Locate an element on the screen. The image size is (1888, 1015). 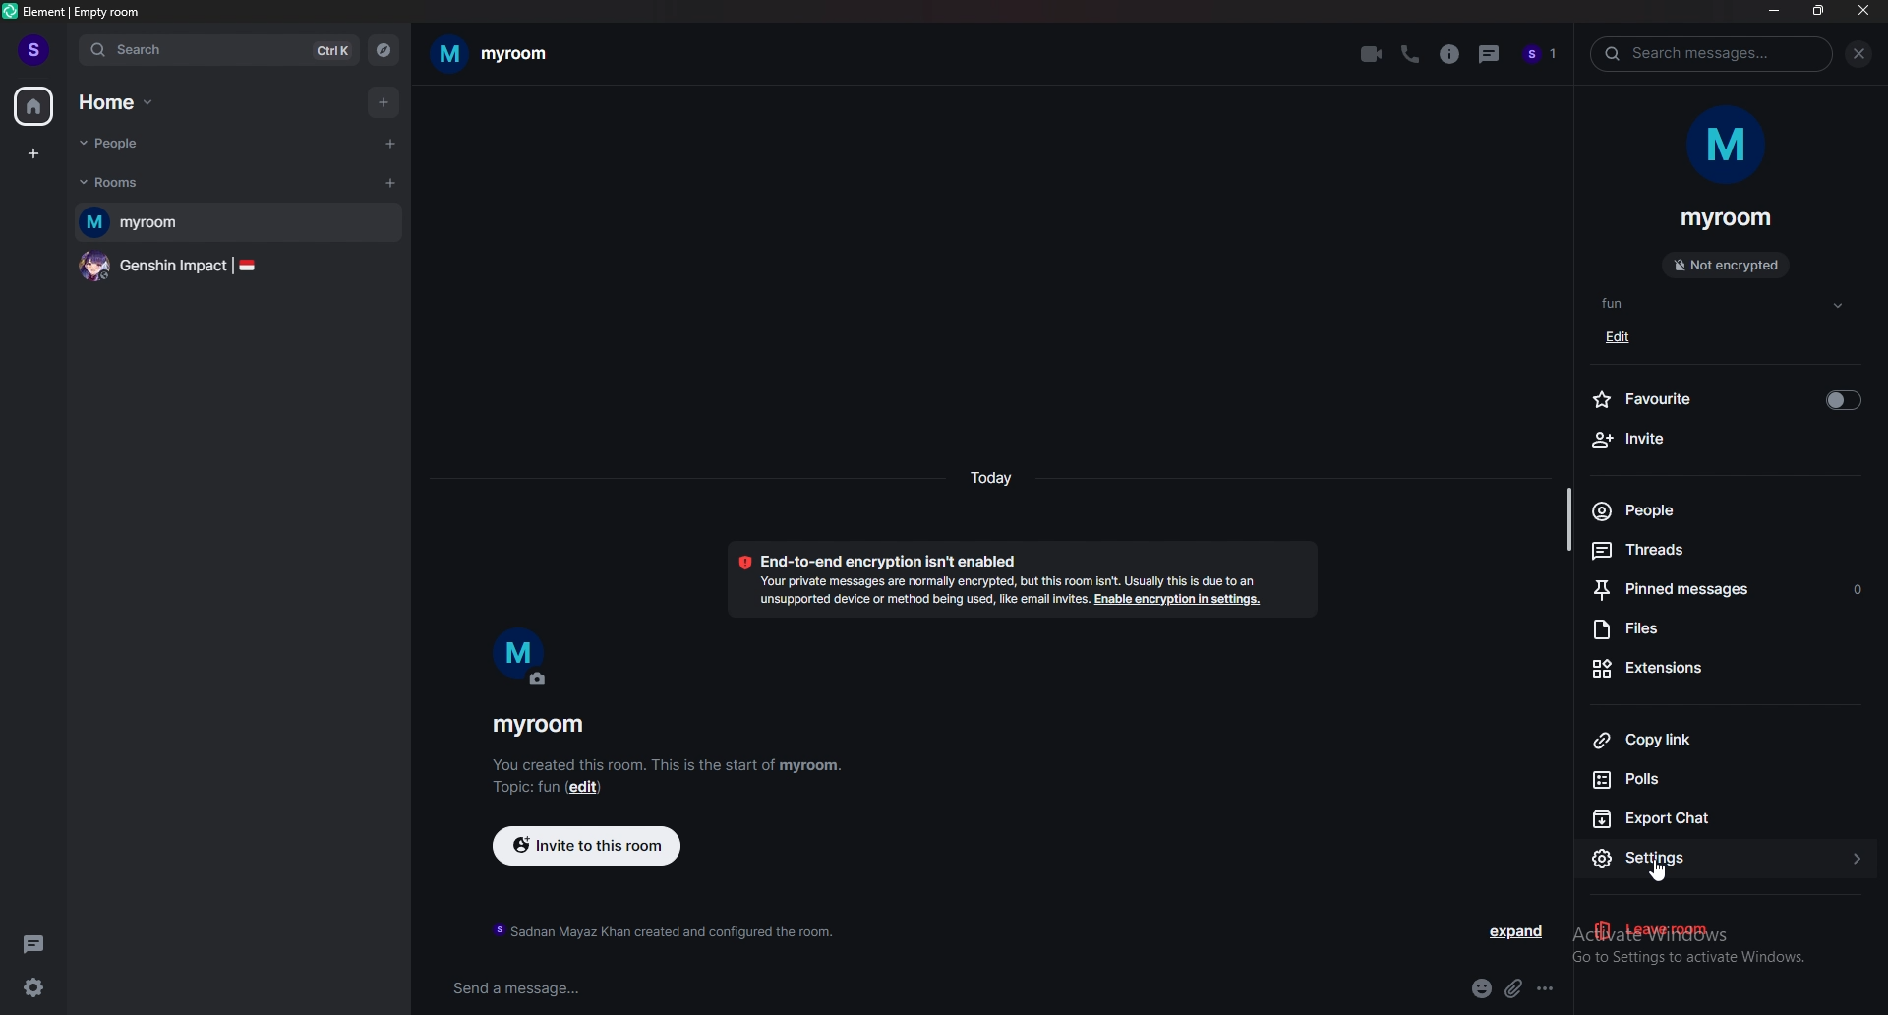
polls is located at coordinates (1727, 778).